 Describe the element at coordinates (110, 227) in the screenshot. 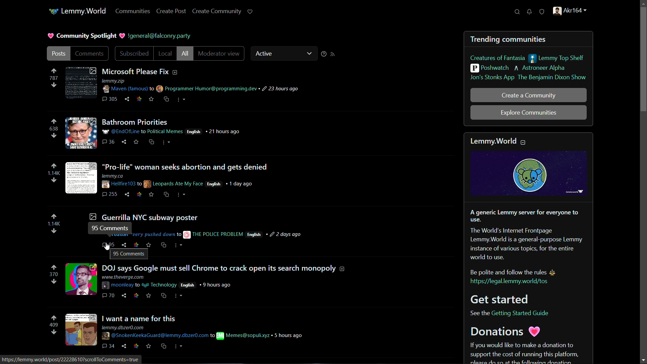

I see `95 comments pop up` at that location.